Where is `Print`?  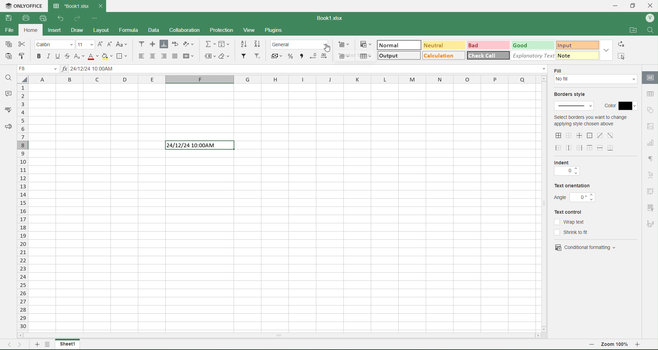
Print is located at coordinates (25, 17).